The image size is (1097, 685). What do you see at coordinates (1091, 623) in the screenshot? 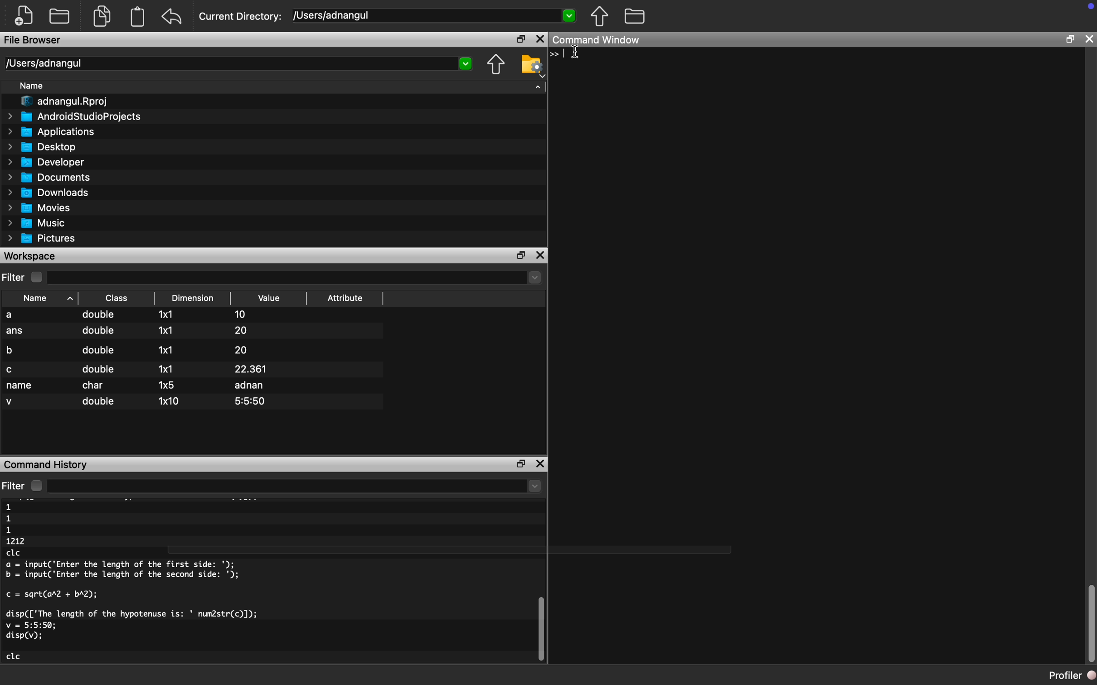
I see `scroll bar` at bounding box center [1091, 623].